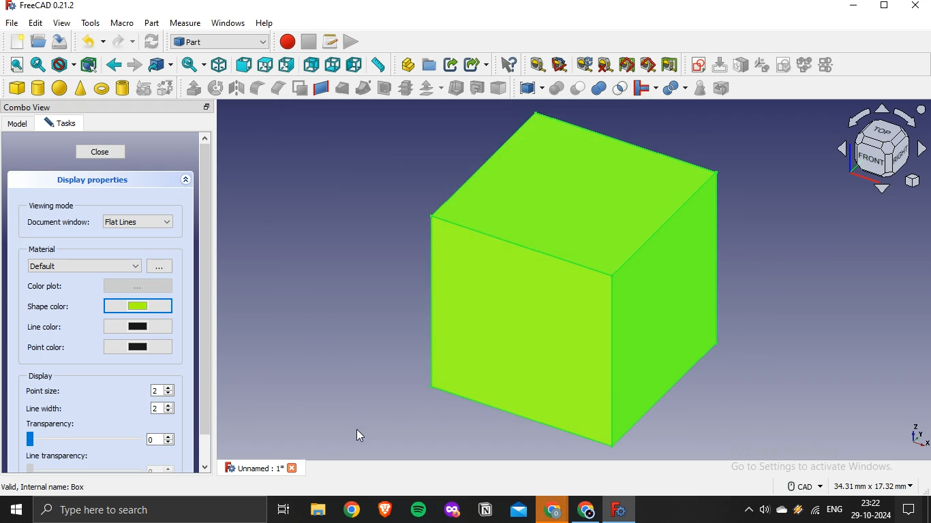 The image size is (931, 523). I want to click on view, so click(61, 22).